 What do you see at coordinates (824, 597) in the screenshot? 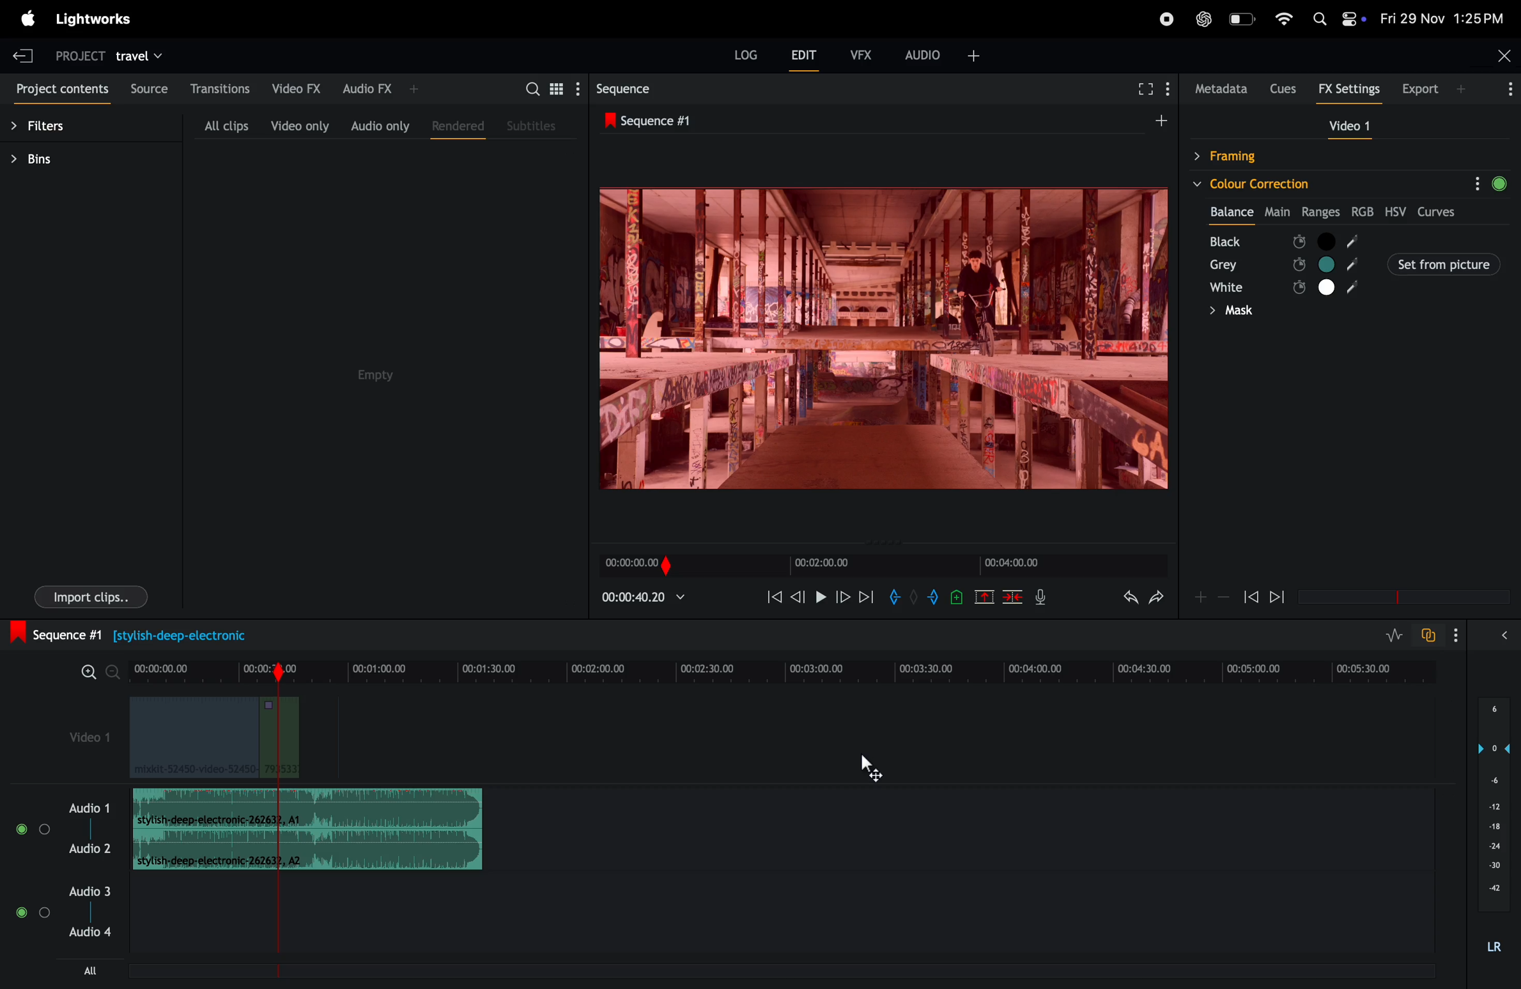
I see `pause and play` at bounding box center [824, 597].